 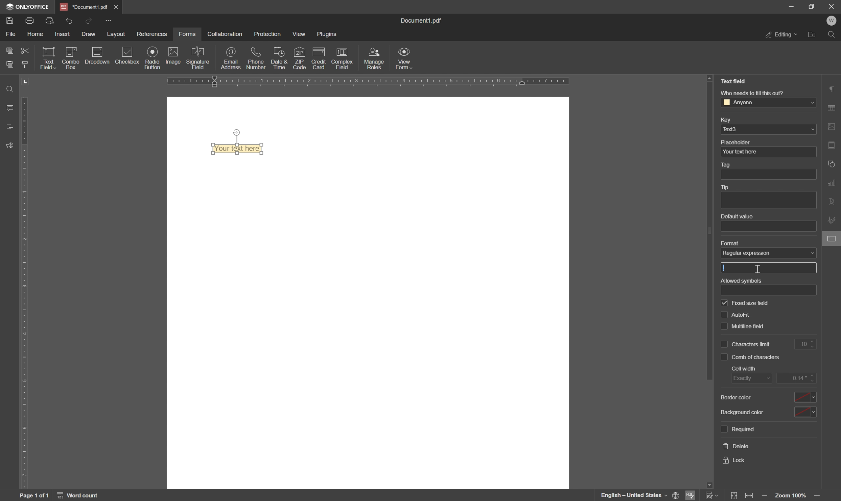 What do you see at coordinates (725, 302) in the screenshot?
I see `checkbox` at bounding box center [725, 302].